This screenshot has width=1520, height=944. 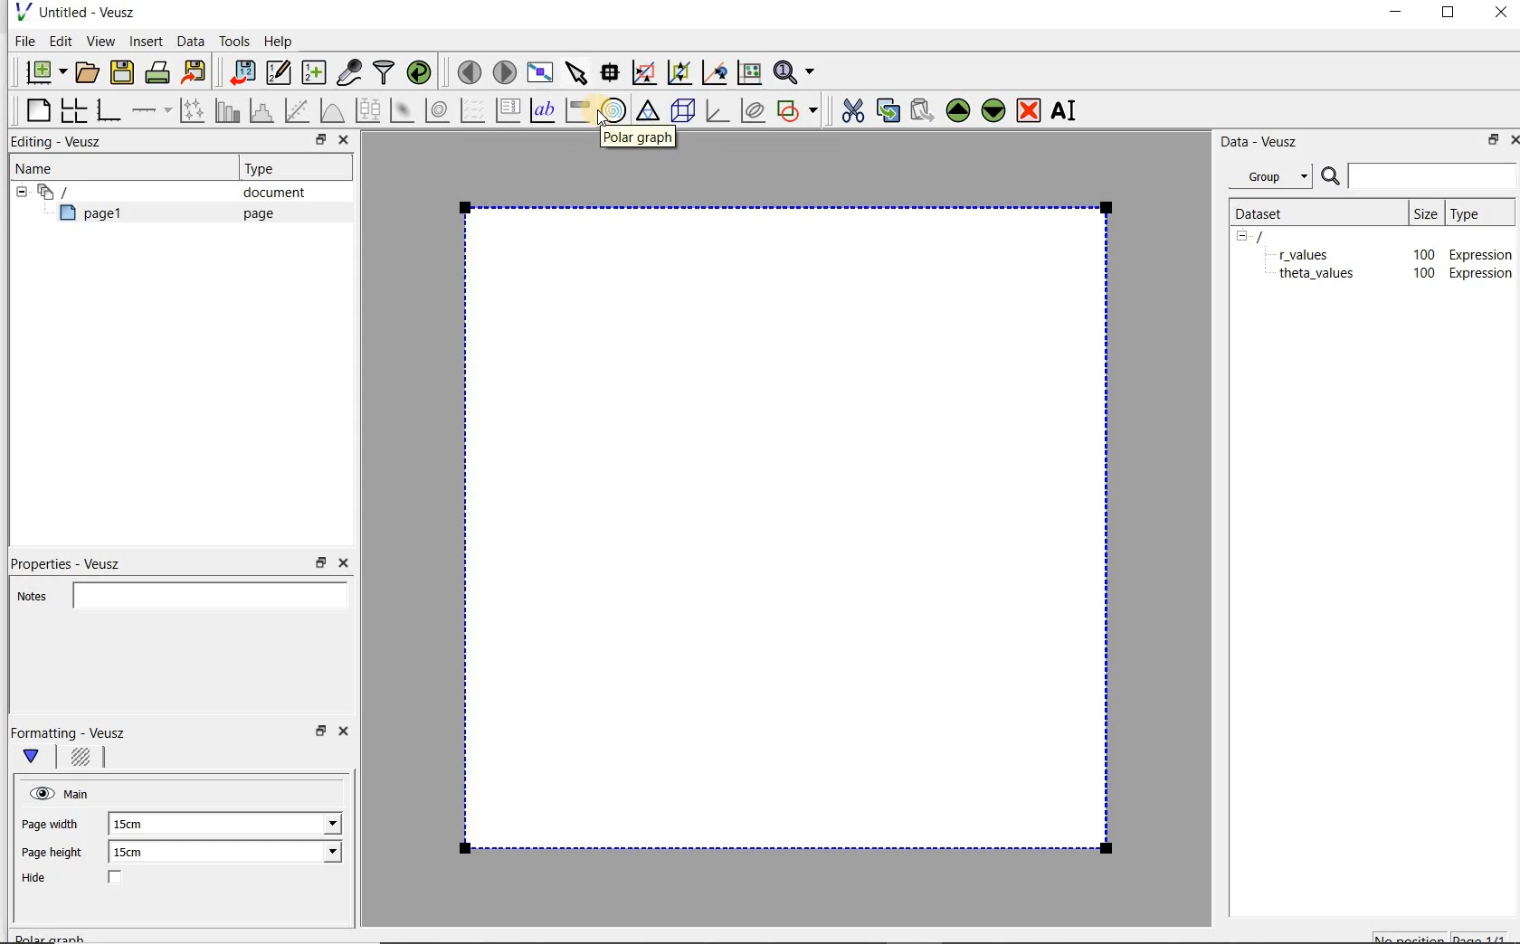 I want to click on text label, so click(x=545, y=109).